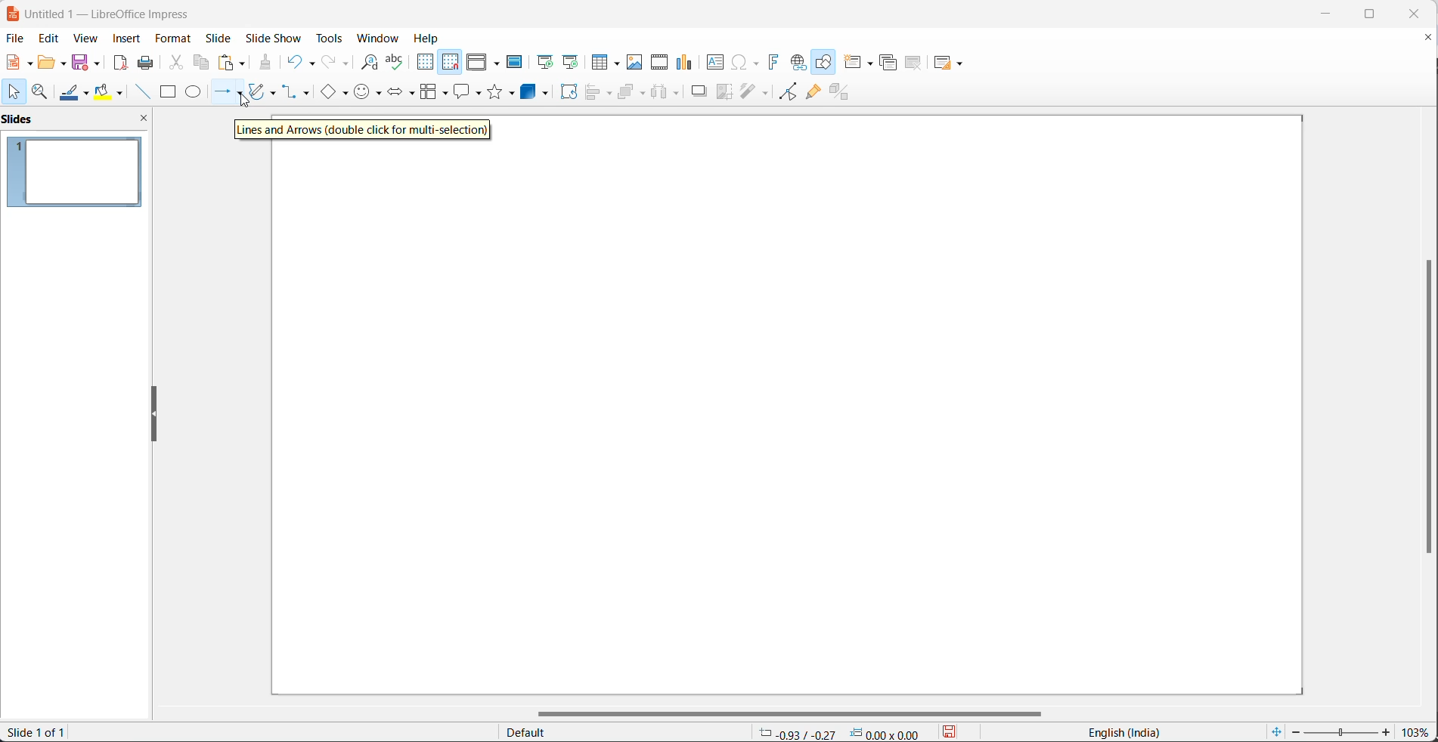 This screenshot has height=742, width=1438. What do you see at coordinates (1117, 733) in the screenshot?
I see `English(India)` at bounding box center [1117, 733].